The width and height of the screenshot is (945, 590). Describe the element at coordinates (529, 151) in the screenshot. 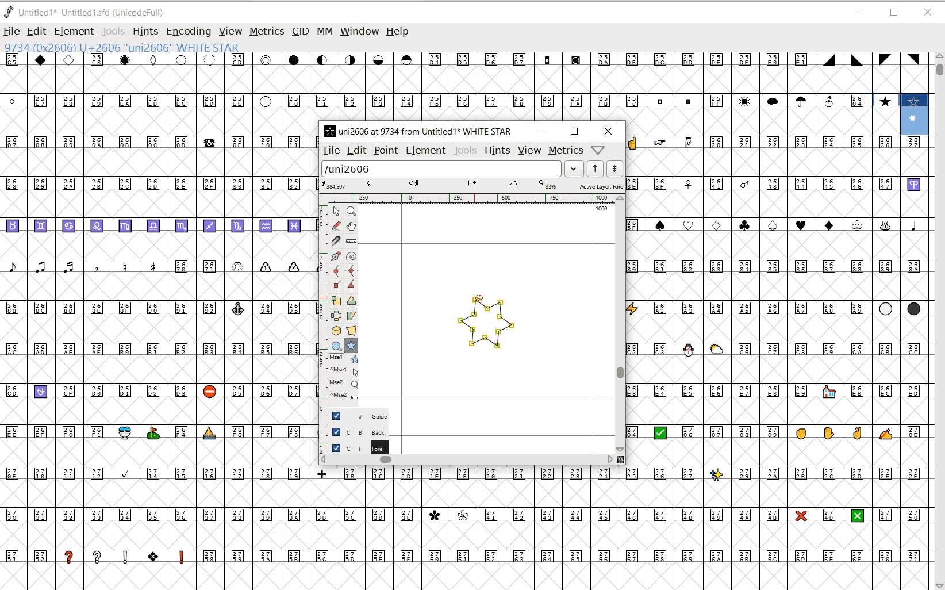

I see `VIEW` at that location.